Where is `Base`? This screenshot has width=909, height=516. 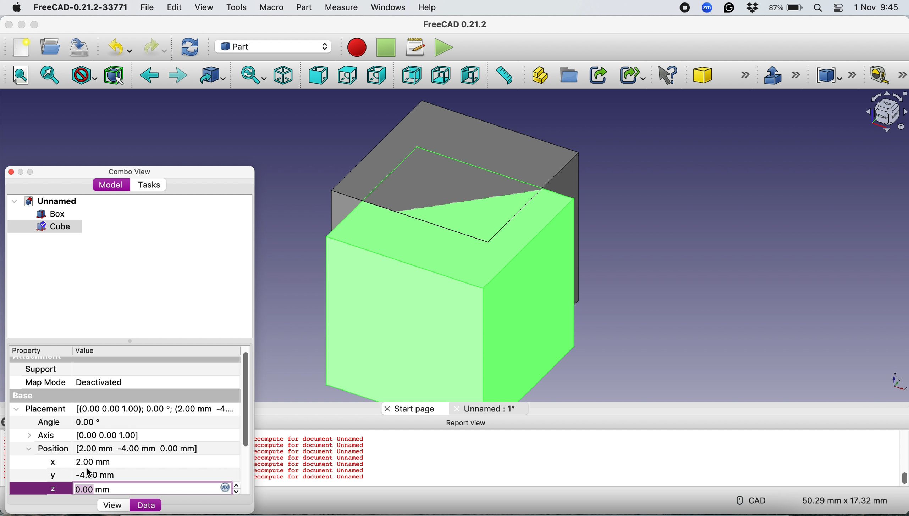 Base is located at coordinates (30, 396).